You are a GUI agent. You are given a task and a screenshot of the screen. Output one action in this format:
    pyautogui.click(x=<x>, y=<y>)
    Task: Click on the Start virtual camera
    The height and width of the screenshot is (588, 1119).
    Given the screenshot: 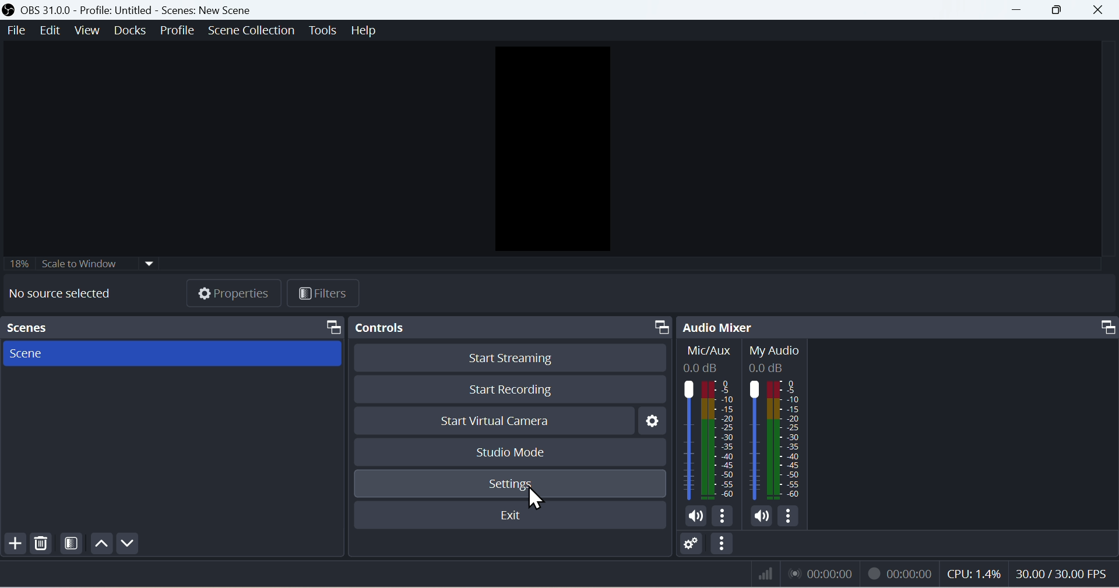 What is the action you would take?
    pyautogui.click(x=496, y=421)
    